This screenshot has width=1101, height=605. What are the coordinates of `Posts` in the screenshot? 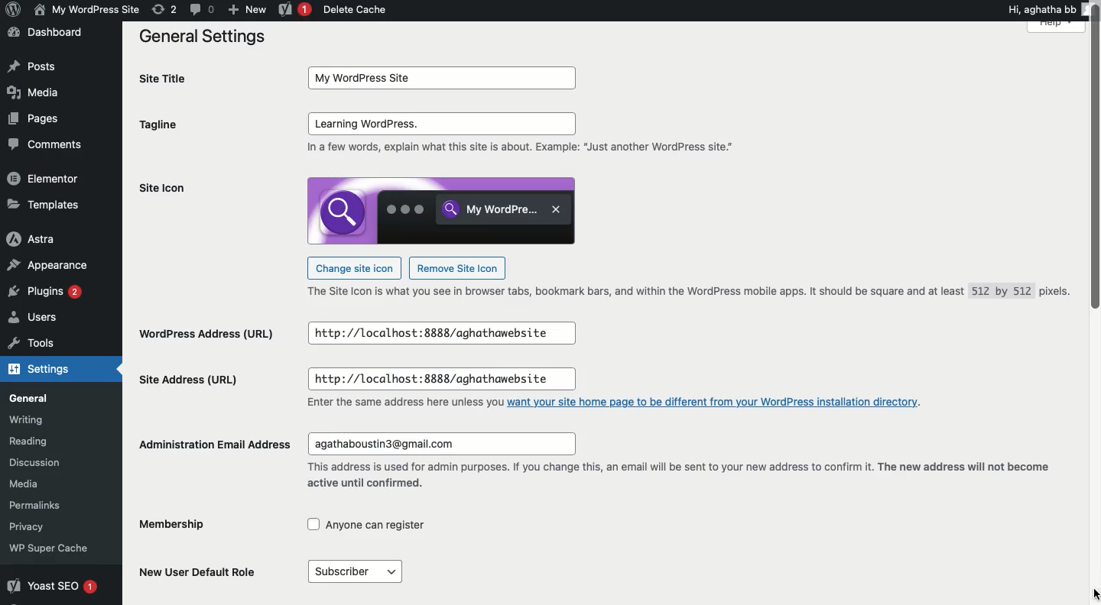 It's located at (34, 68).